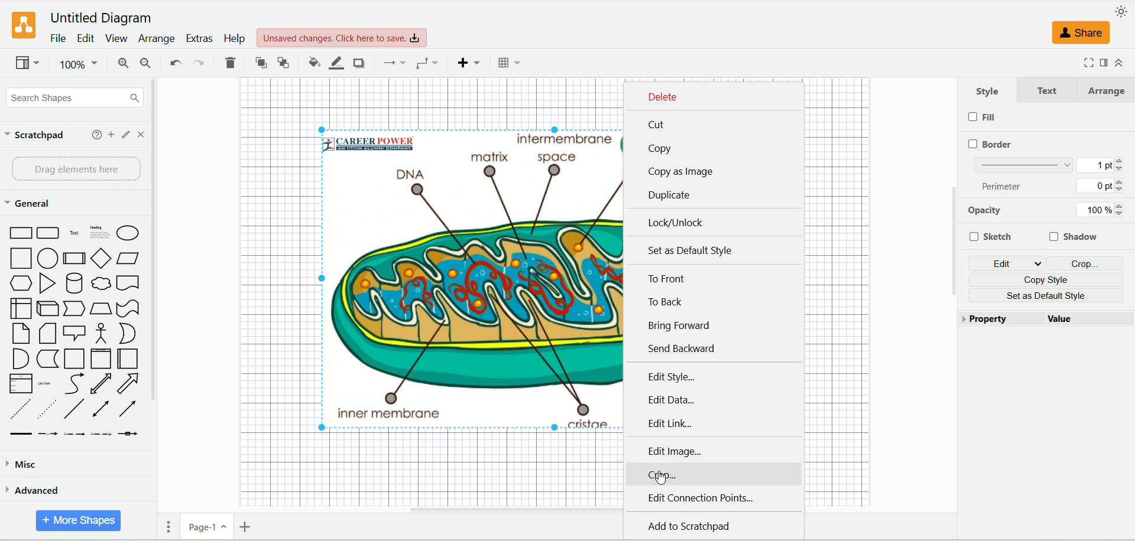 This screenshot has width=1135, height=541. I want to click on Line, so click(75, 411).